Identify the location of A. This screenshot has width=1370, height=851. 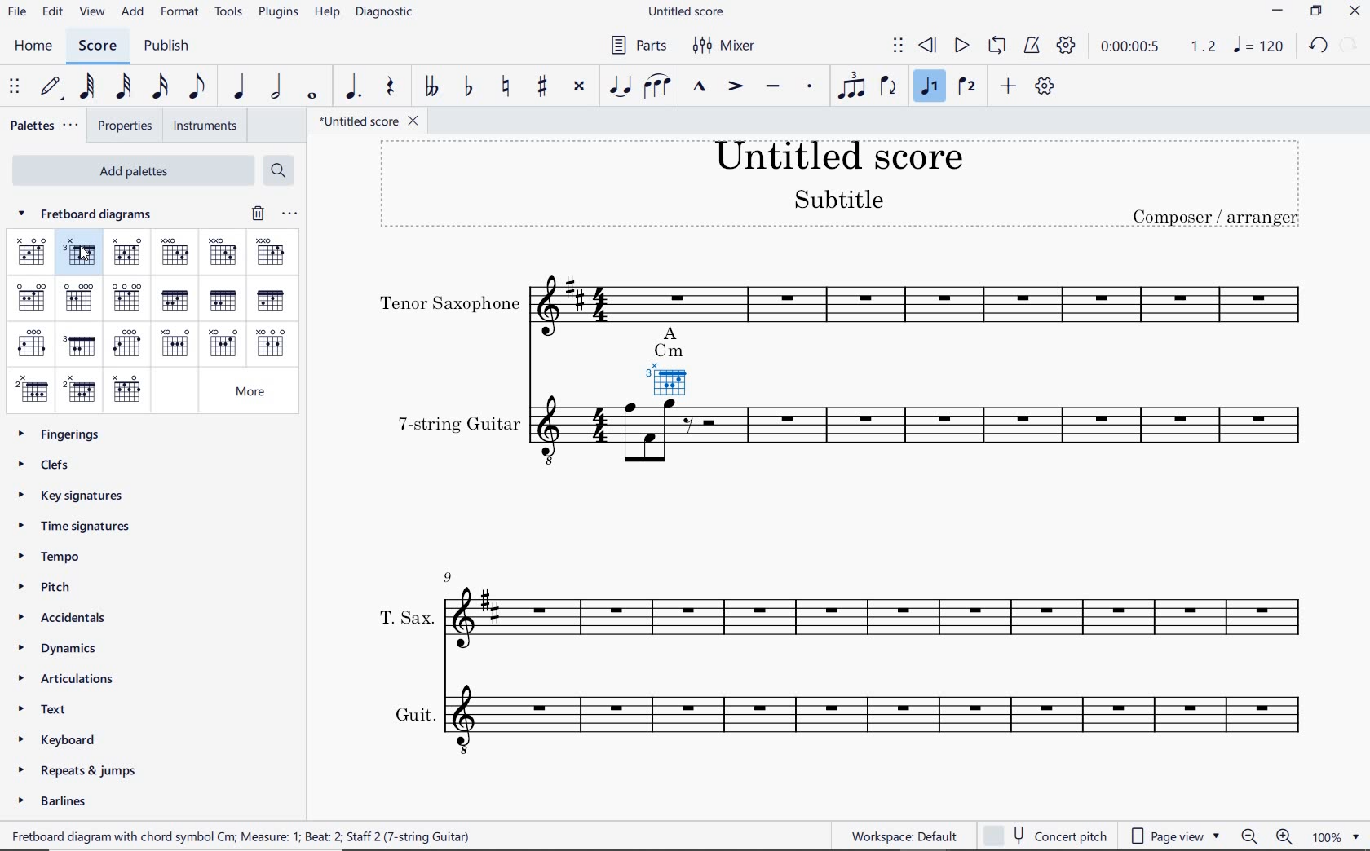
(174, 345).